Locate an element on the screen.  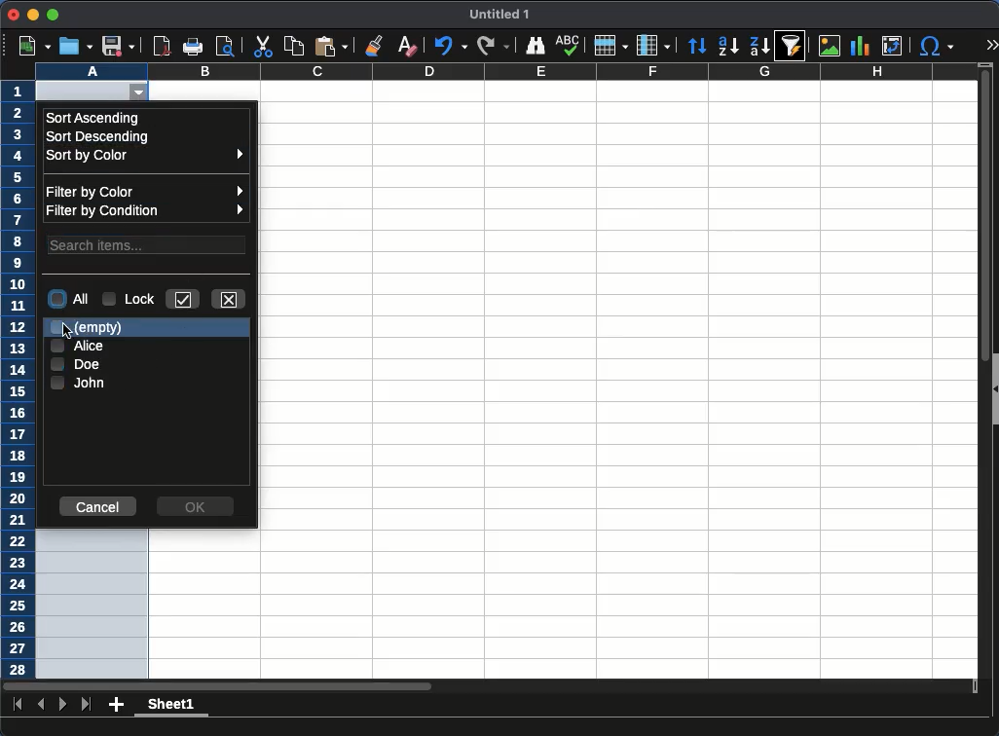
autofilter is located at coordinates (143, 93).